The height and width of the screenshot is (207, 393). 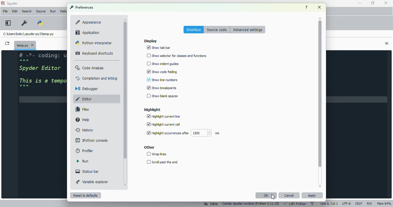 What do you see at coordinates (83, 119) in the screenshot?
I see `help` at bounding box center [83, 119].